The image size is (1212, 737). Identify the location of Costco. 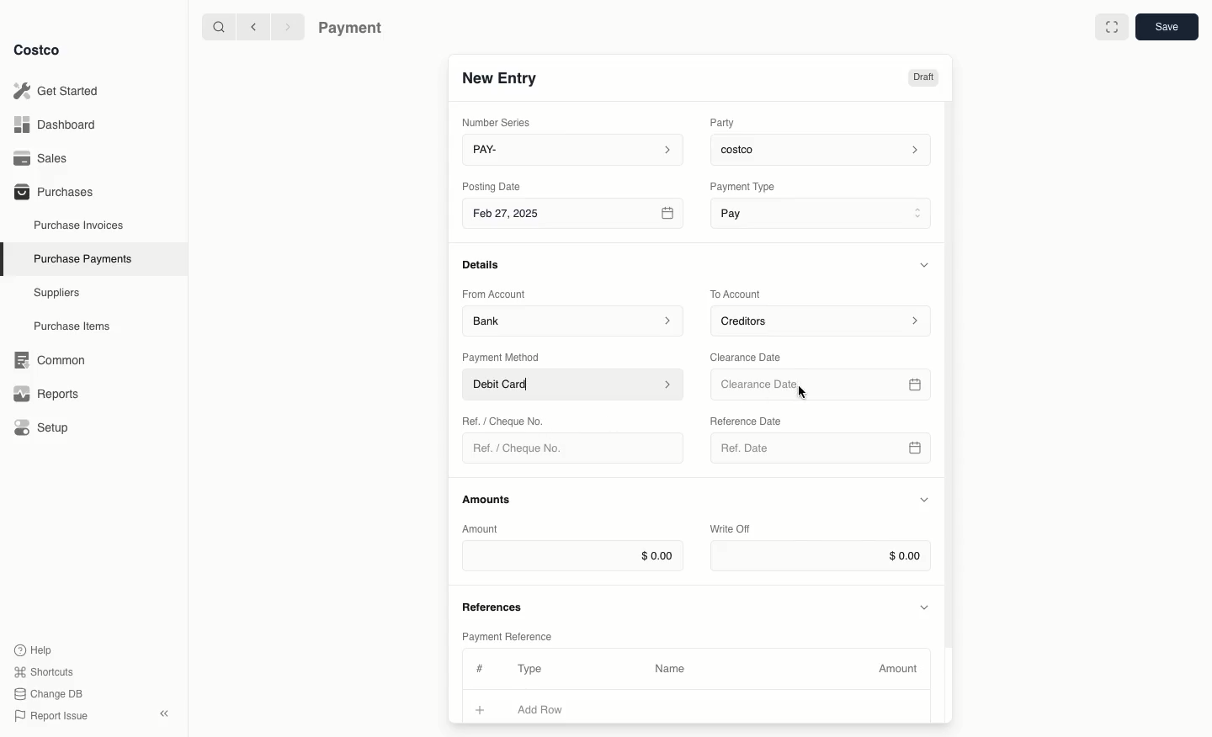
(36, 50).